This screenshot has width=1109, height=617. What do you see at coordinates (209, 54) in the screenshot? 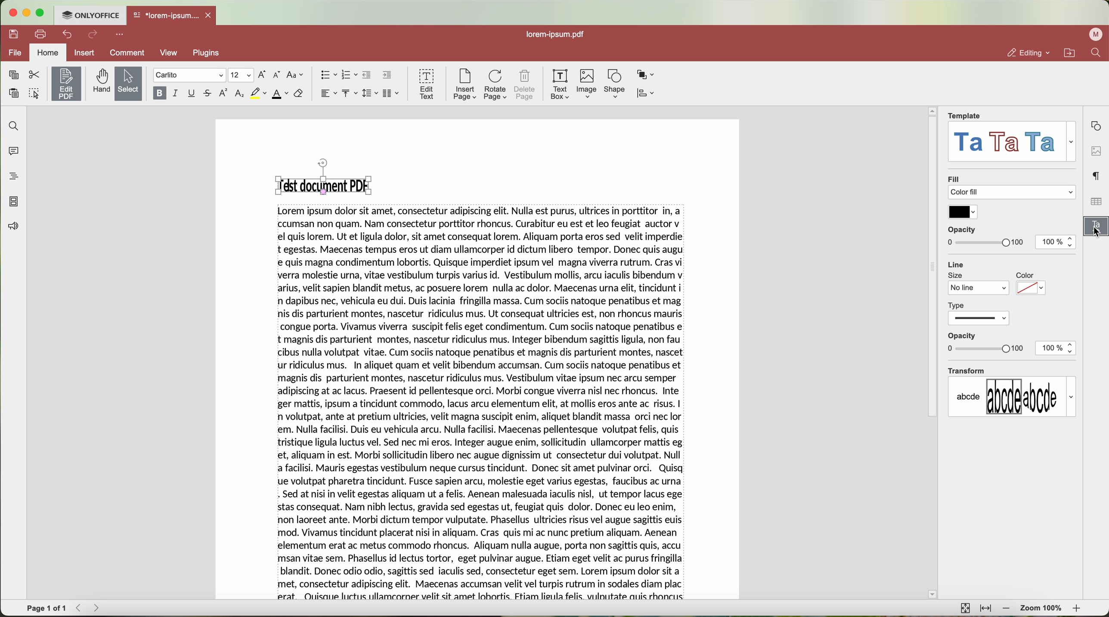
I see `plugins` at bounding box center [209, 54].